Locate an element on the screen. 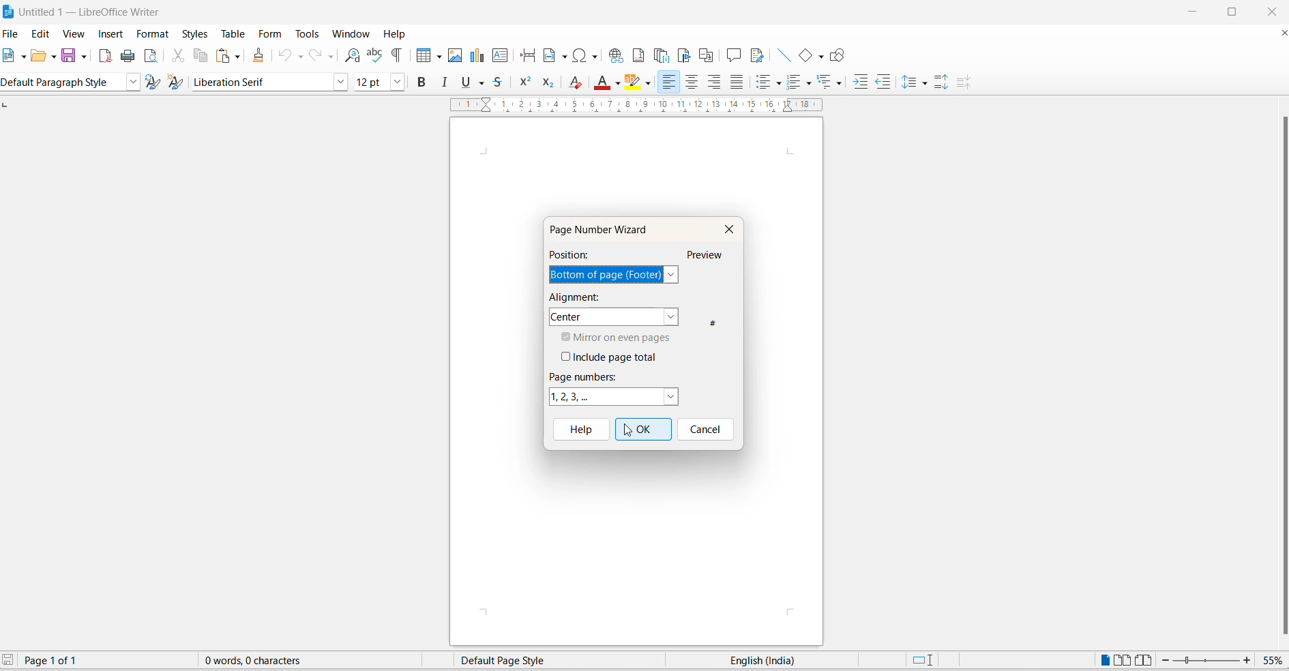 This screenshot has width=1289, height=671. font name is located at coordinates (261, 84).